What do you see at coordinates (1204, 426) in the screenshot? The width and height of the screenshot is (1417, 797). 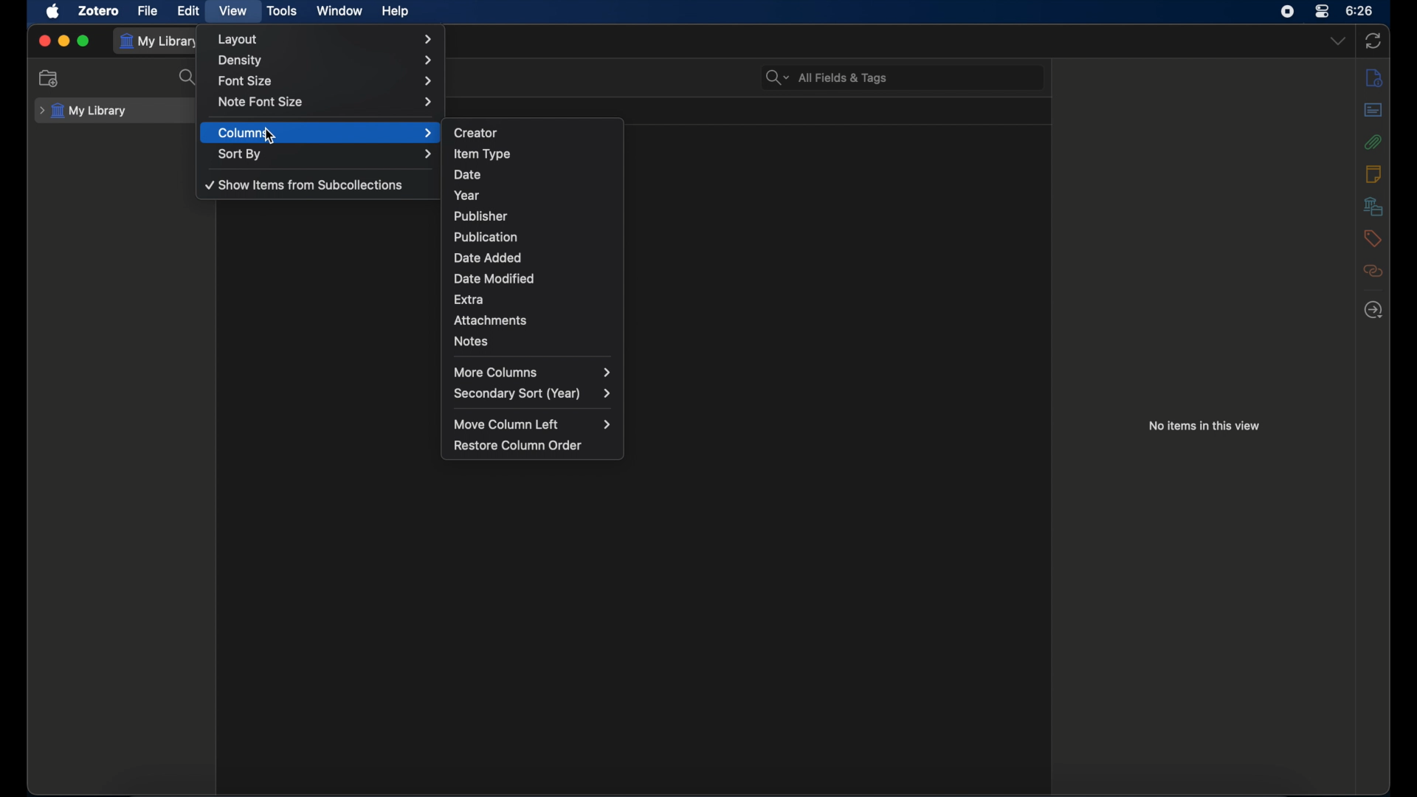 I see `no items in this view` at bounding box center [1204, 426].